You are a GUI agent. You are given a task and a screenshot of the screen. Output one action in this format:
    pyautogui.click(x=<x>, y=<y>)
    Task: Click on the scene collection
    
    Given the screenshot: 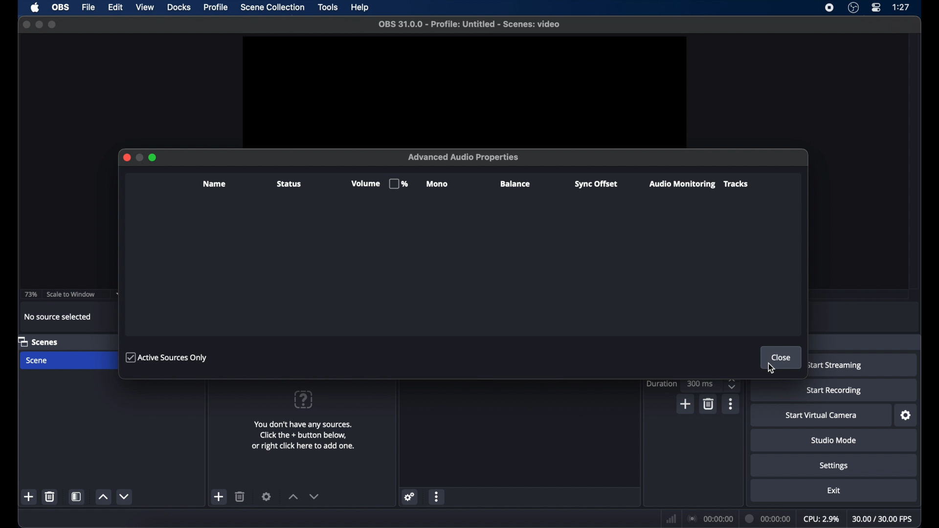 What is the action you would take?
    pyautogui.click(x=273, y=7)
    